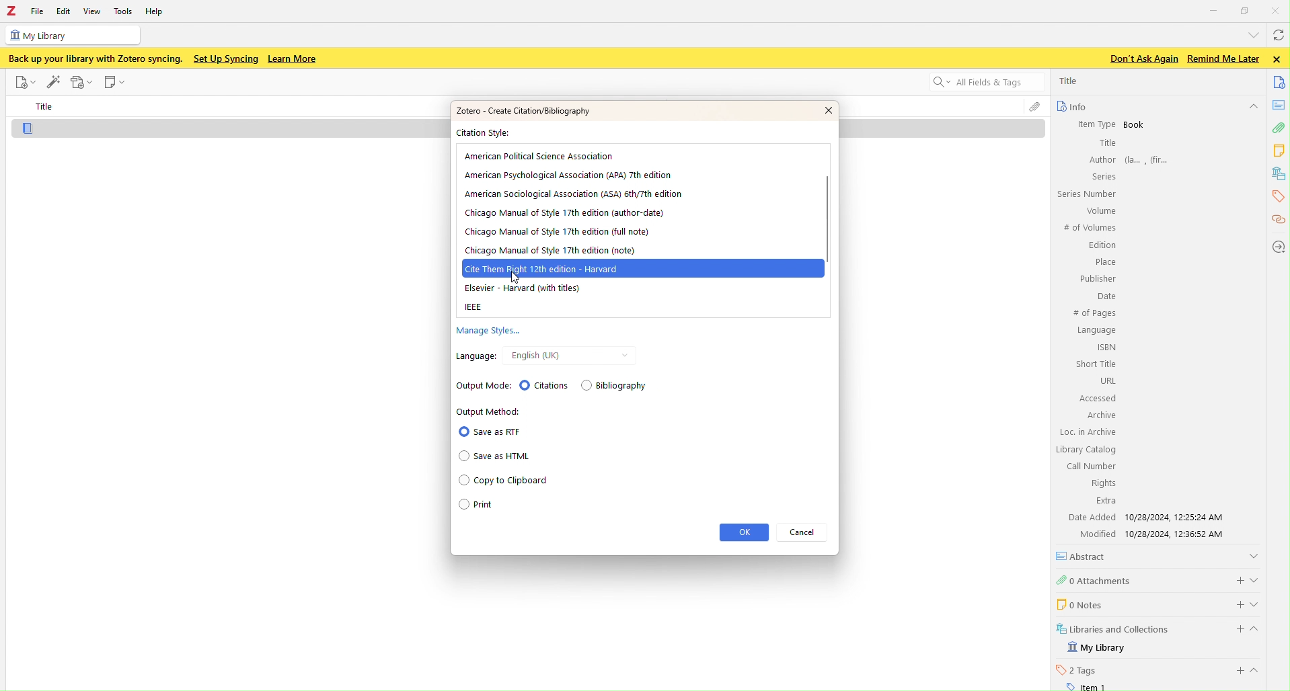  I want to click on Copy to Clipboard, so click(502, 481).